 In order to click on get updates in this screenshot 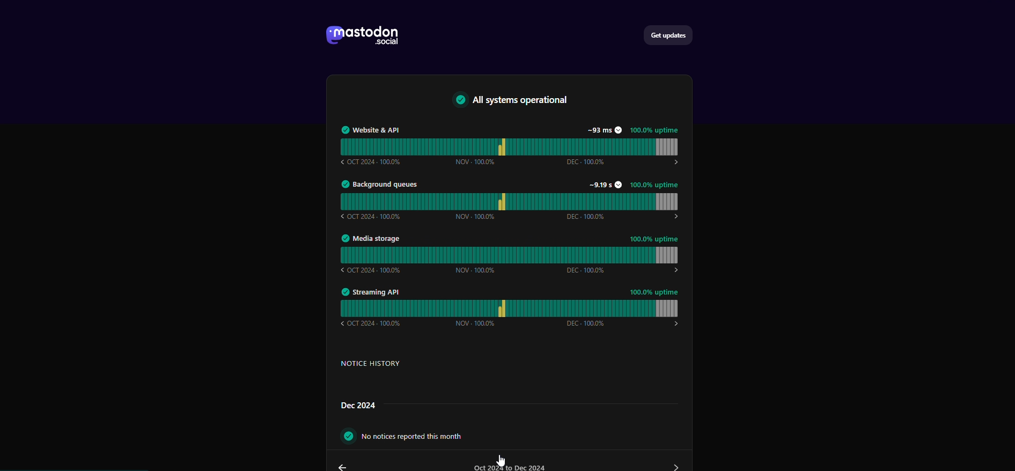, I will do `click(674, 34)`.